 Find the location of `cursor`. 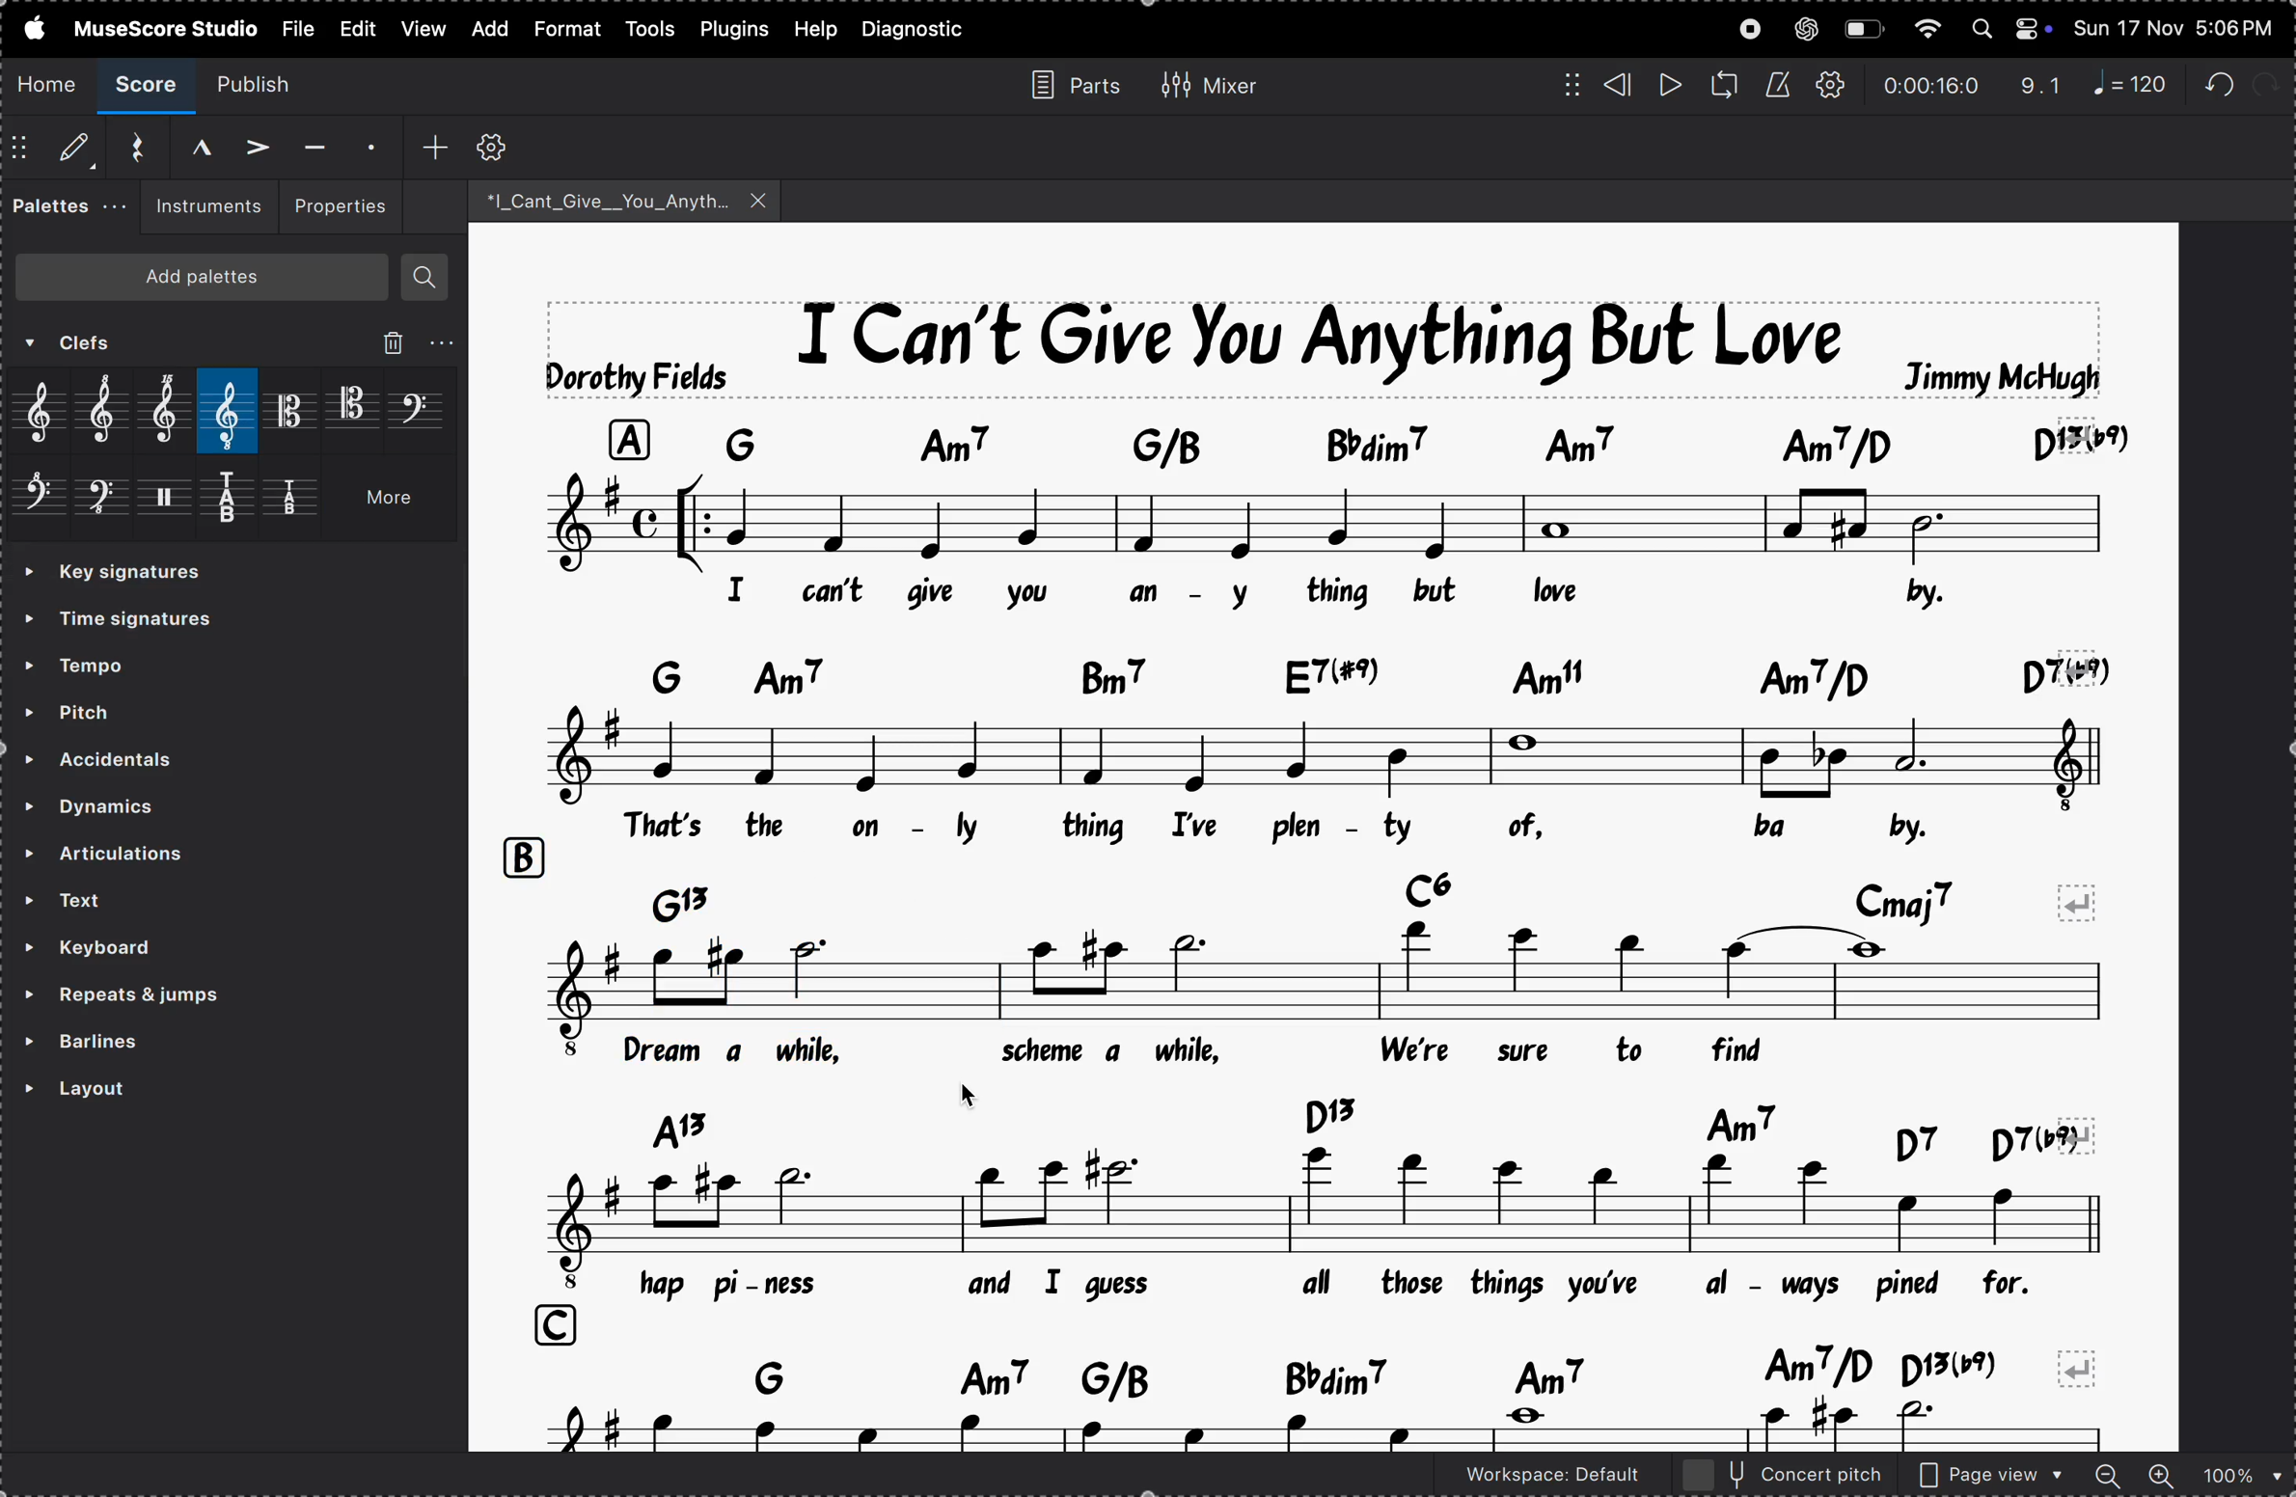

cursor is located at coordinates (983, 1095).